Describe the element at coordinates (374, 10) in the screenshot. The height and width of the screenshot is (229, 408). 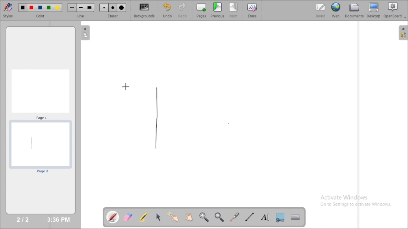
I see `desktop` at that location.